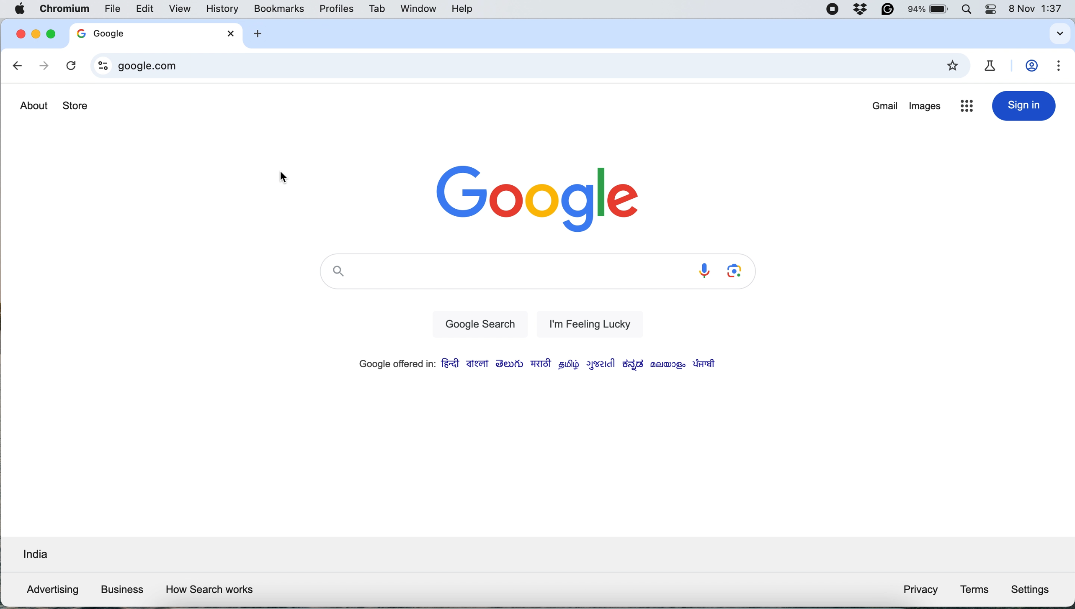 Image resolution: width=1075 pixels, height=609 pixels. I want to click on google search, so click(477, 325).